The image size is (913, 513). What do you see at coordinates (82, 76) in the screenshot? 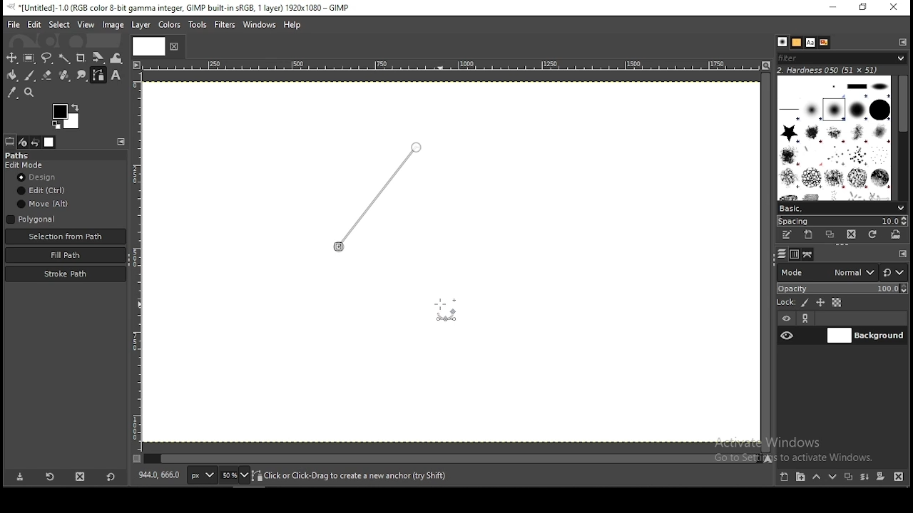
I see `smudge tool` at bounding box center [82, 76].